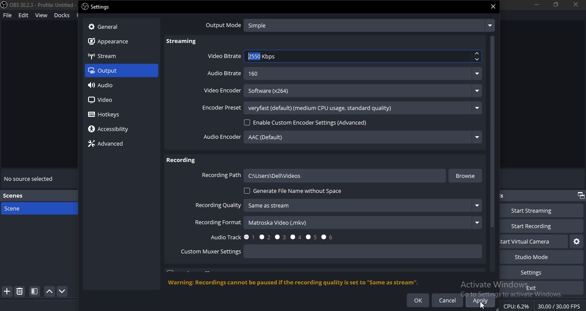 The image size is (586, 311). I want to click on down, so click(476, 60).